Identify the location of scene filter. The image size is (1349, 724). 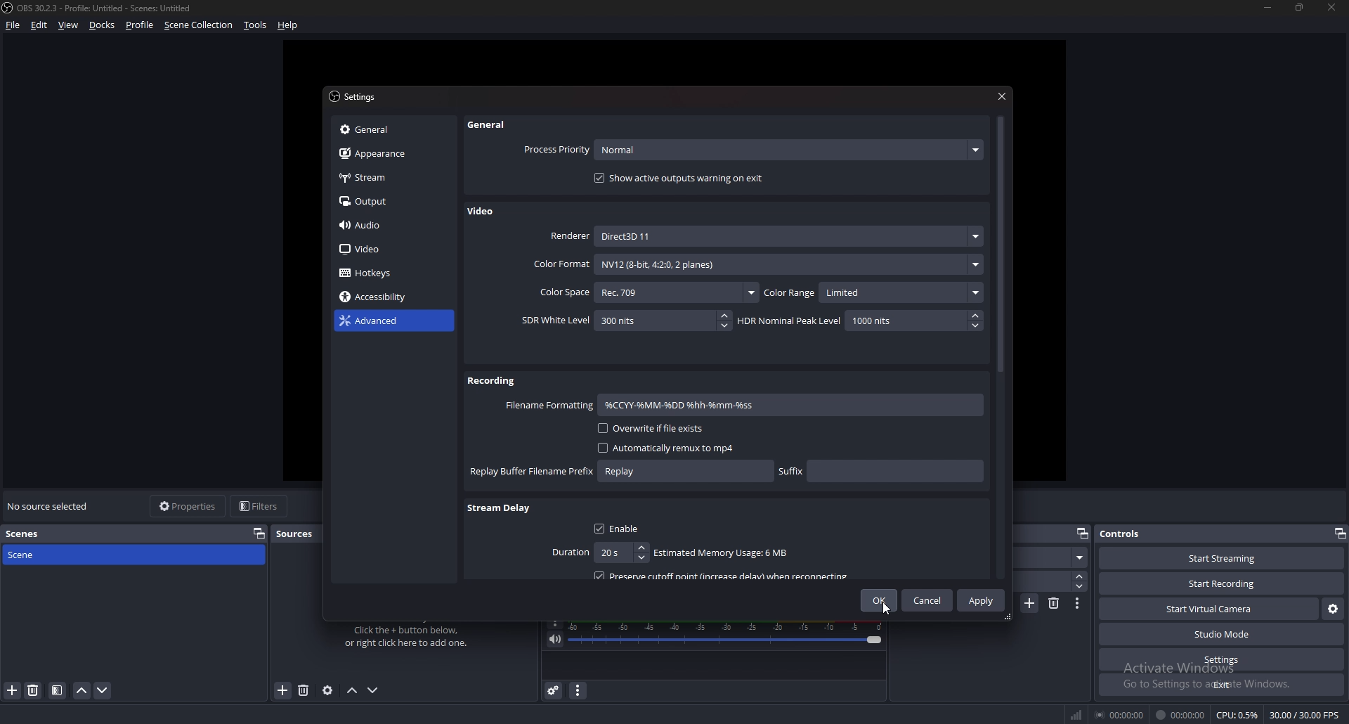
(56, 690).